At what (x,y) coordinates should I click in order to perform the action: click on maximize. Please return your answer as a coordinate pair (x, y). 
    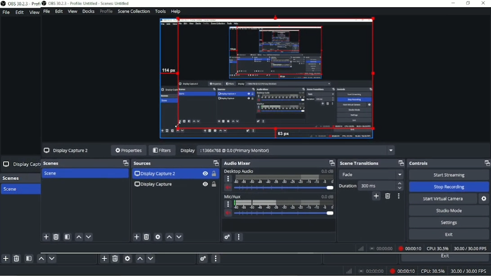
    Looking at the image, I should click on (331, 164).